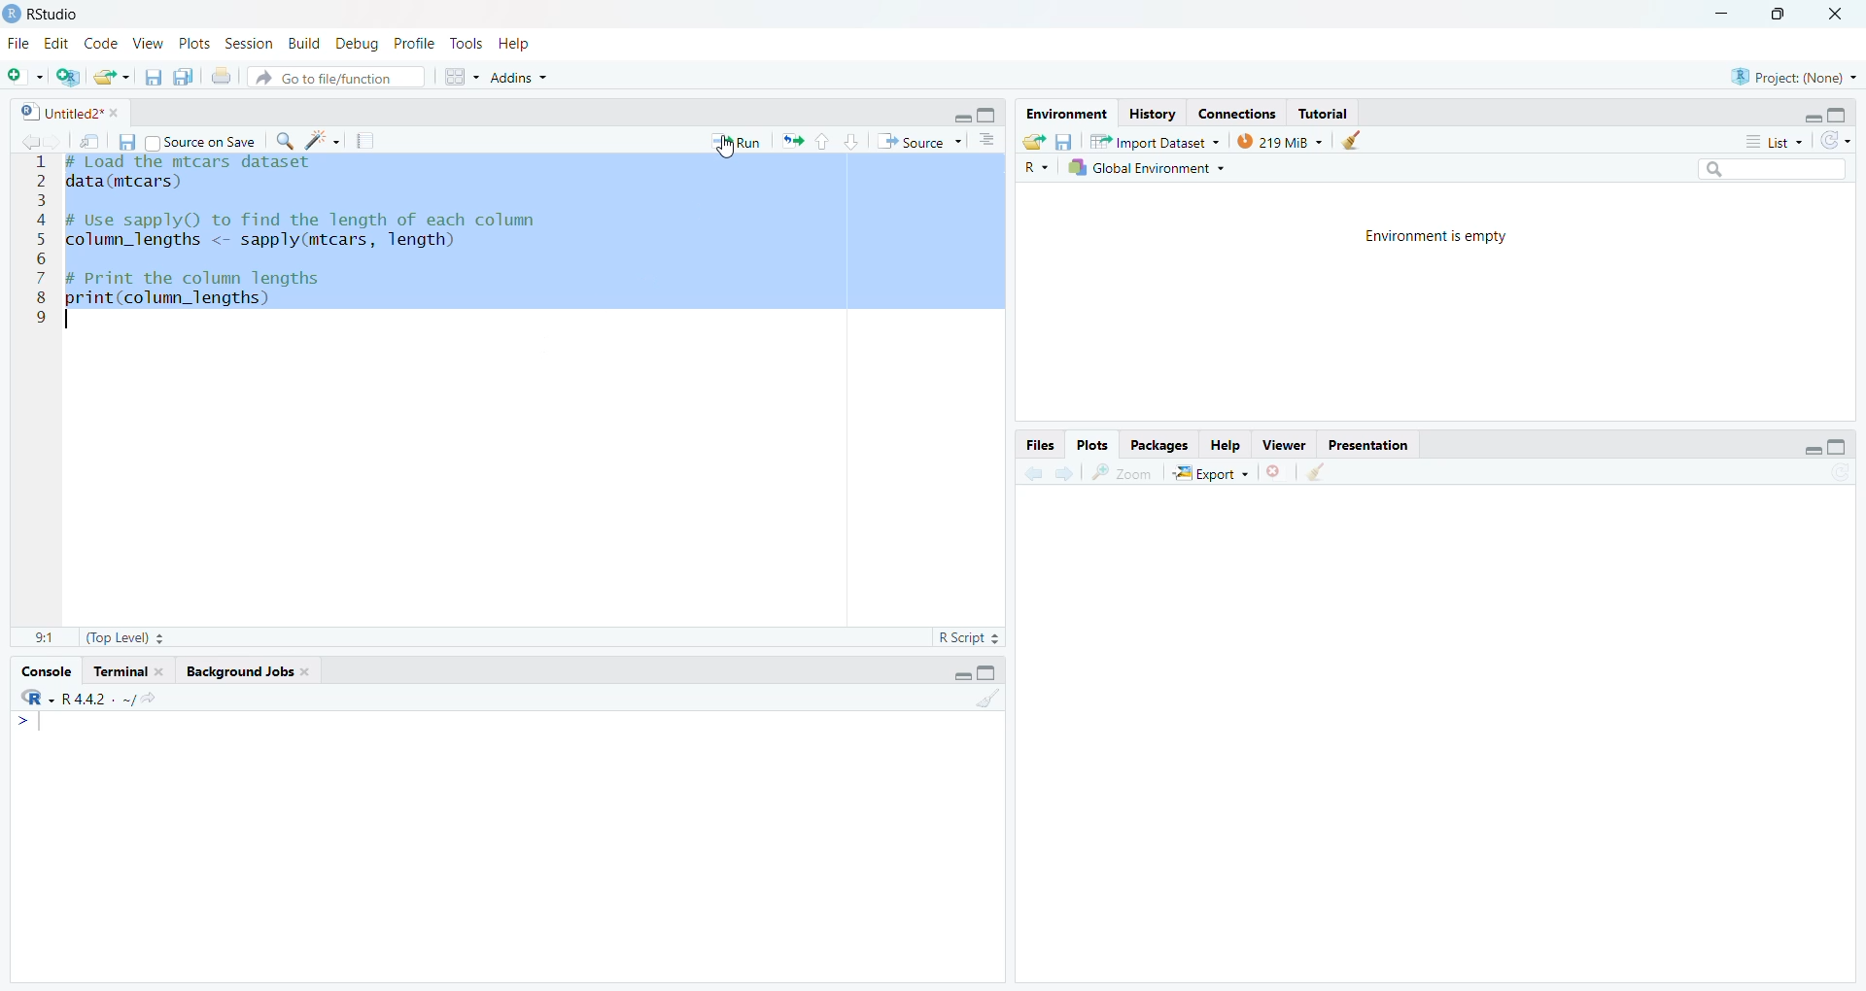 This screenshot has width=1866, height=991. I want to click on Open in new window, so click(91, 140).